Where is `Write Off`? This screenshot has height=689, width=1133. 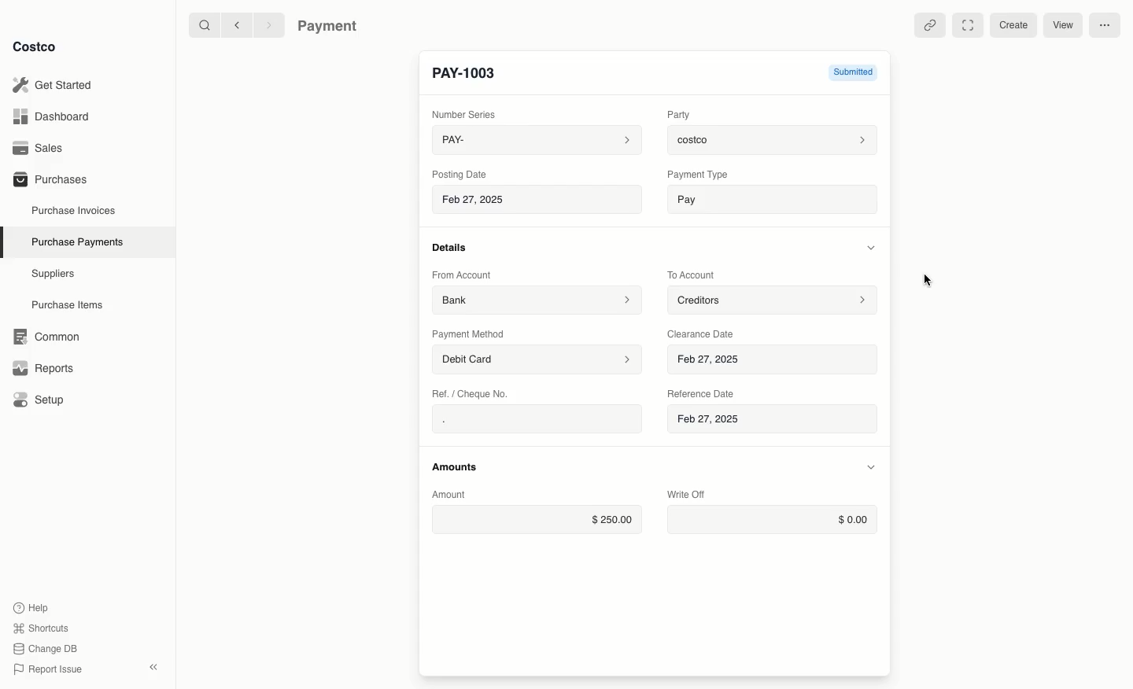 Write Off is located at coordinates (683, 496).